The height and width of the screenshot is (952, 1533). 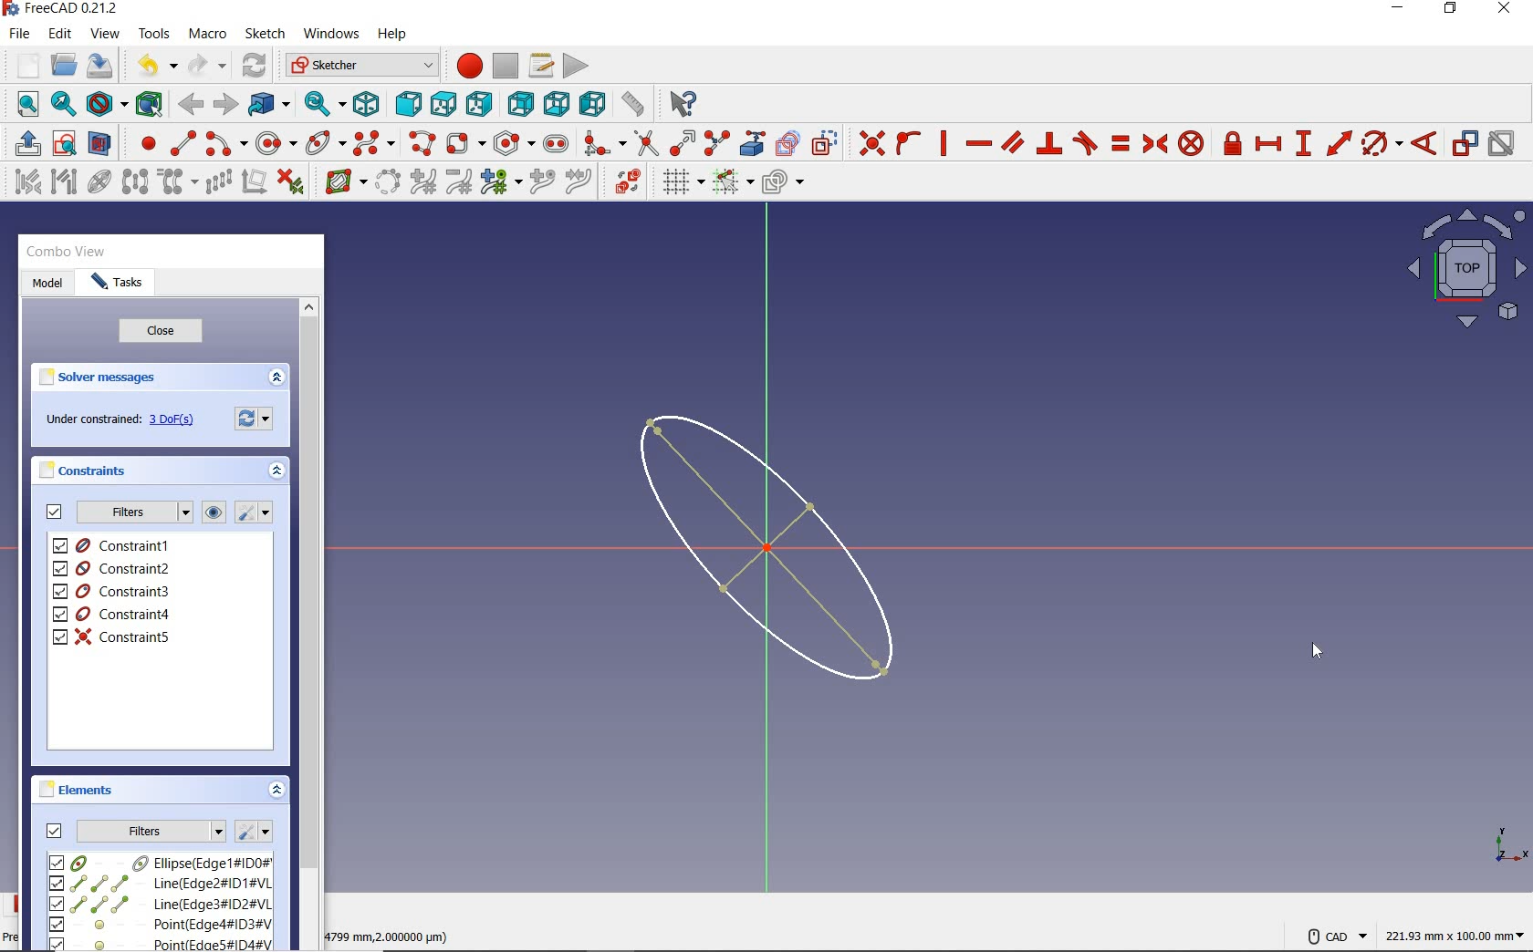 I want to click on constrain horizontal distance, so click(x=1267, y=142).